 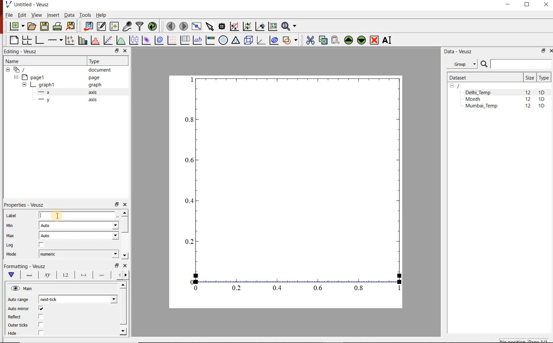 I want to click on view plot full screen, so click(x=197, y=27).